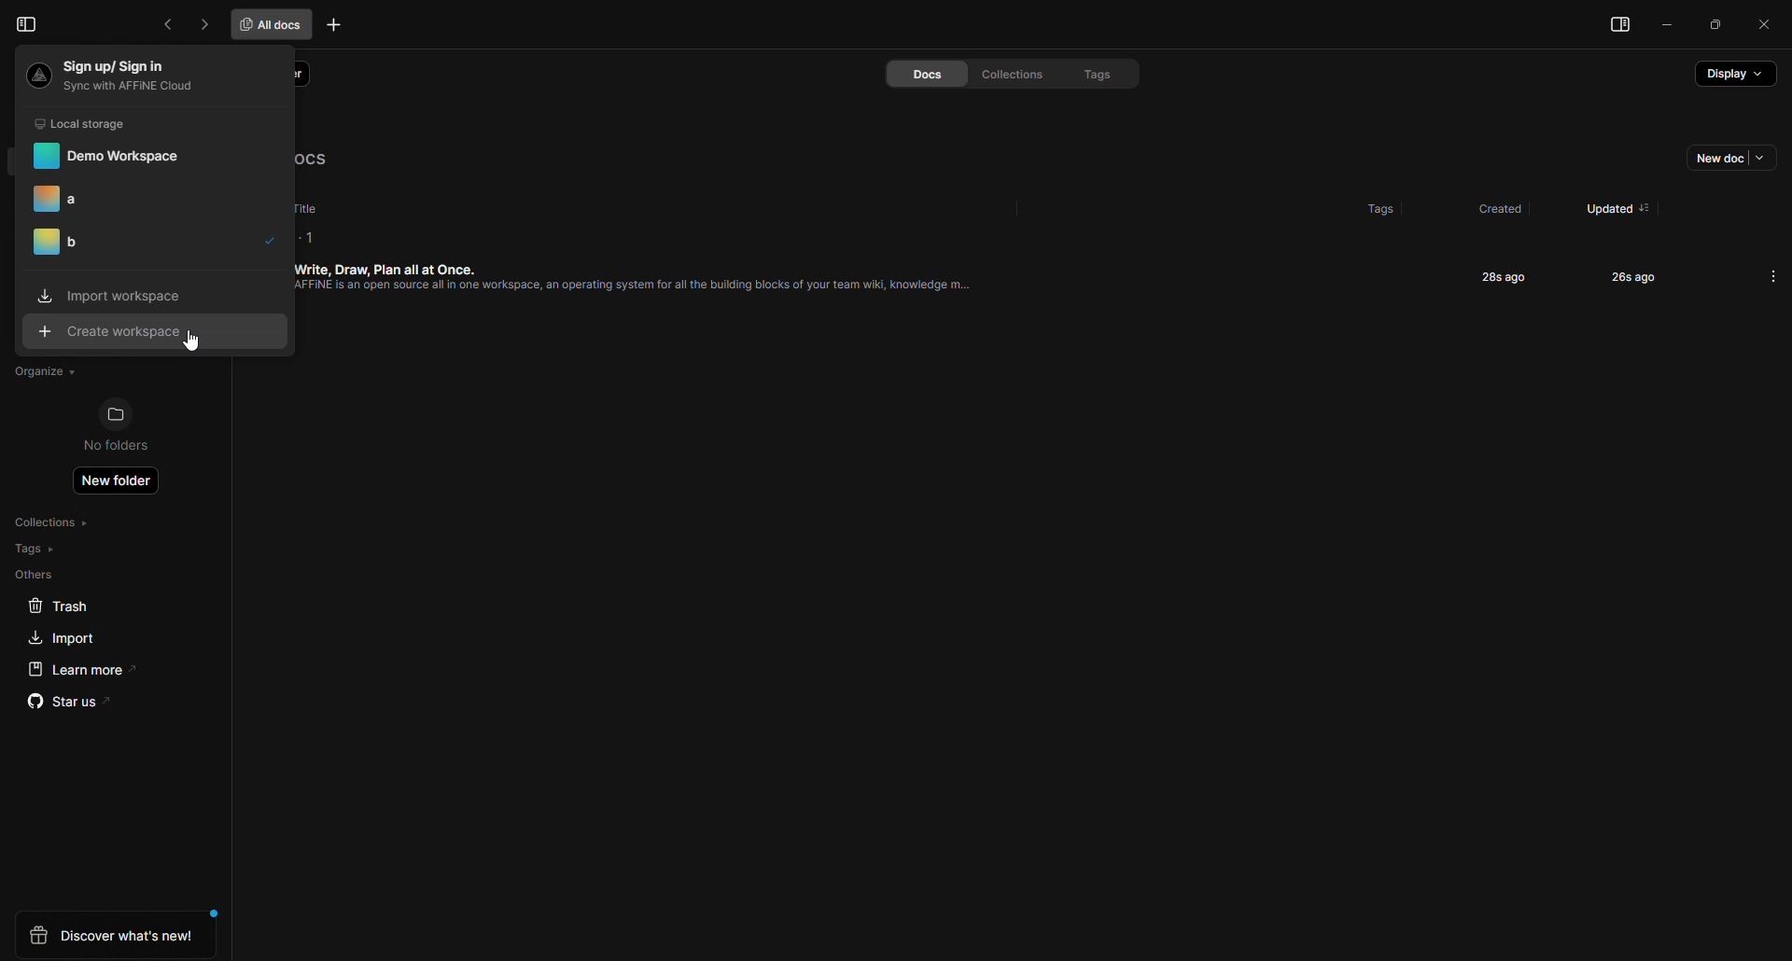 This screenshot has width=1792, height=961. I want to click on time, so click(1499, 276).